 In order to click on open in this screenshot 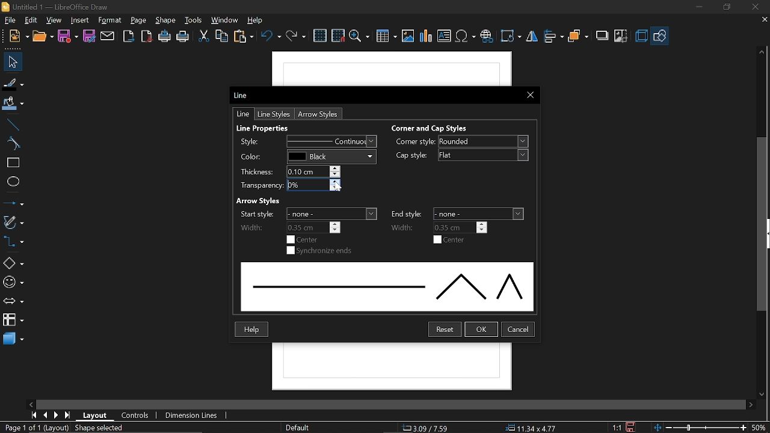, I will do `click(43, 35)`.